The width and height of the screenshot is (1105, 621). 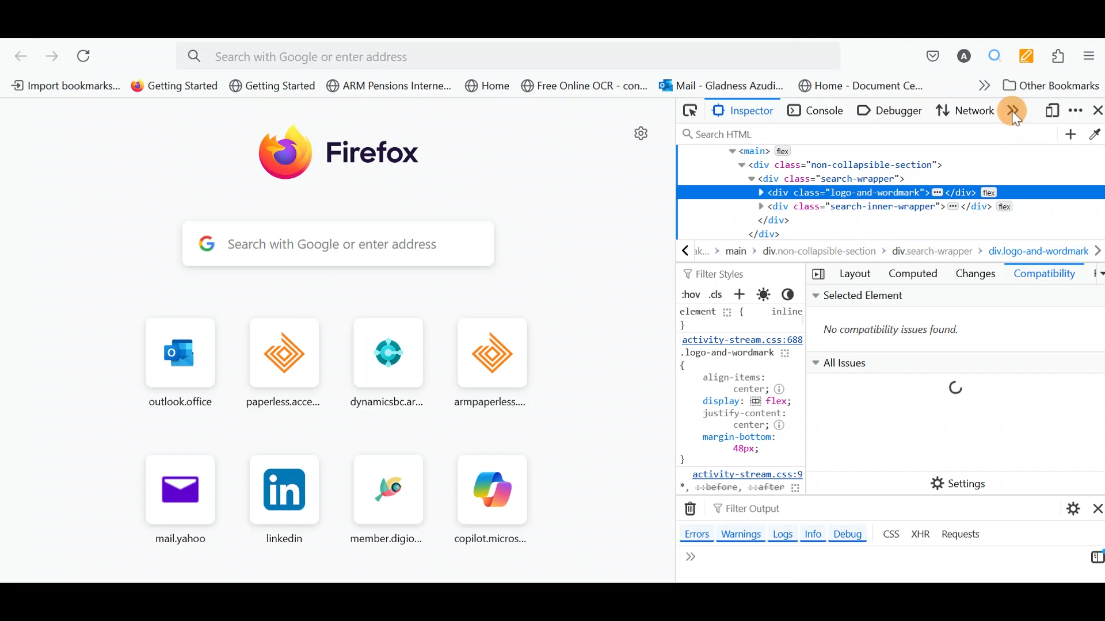 What do you see at coordinates (689, 110) in the screenshot?
I see `Pick an element from the page` at bounding box center [689, 110].